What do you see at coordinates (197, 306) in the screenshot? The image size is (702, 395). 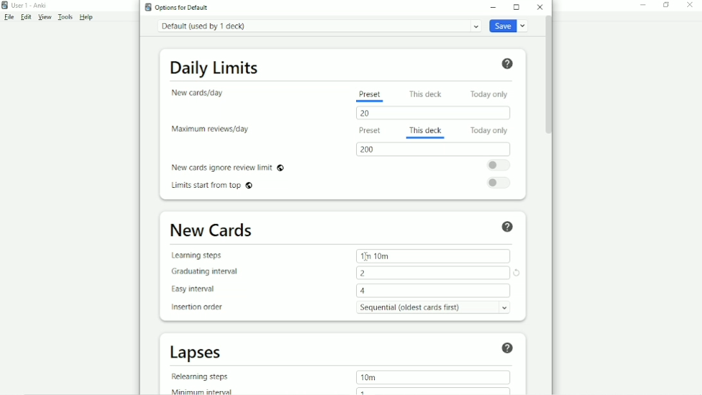 I see `Insertion order` at bounding box center [197, 306].